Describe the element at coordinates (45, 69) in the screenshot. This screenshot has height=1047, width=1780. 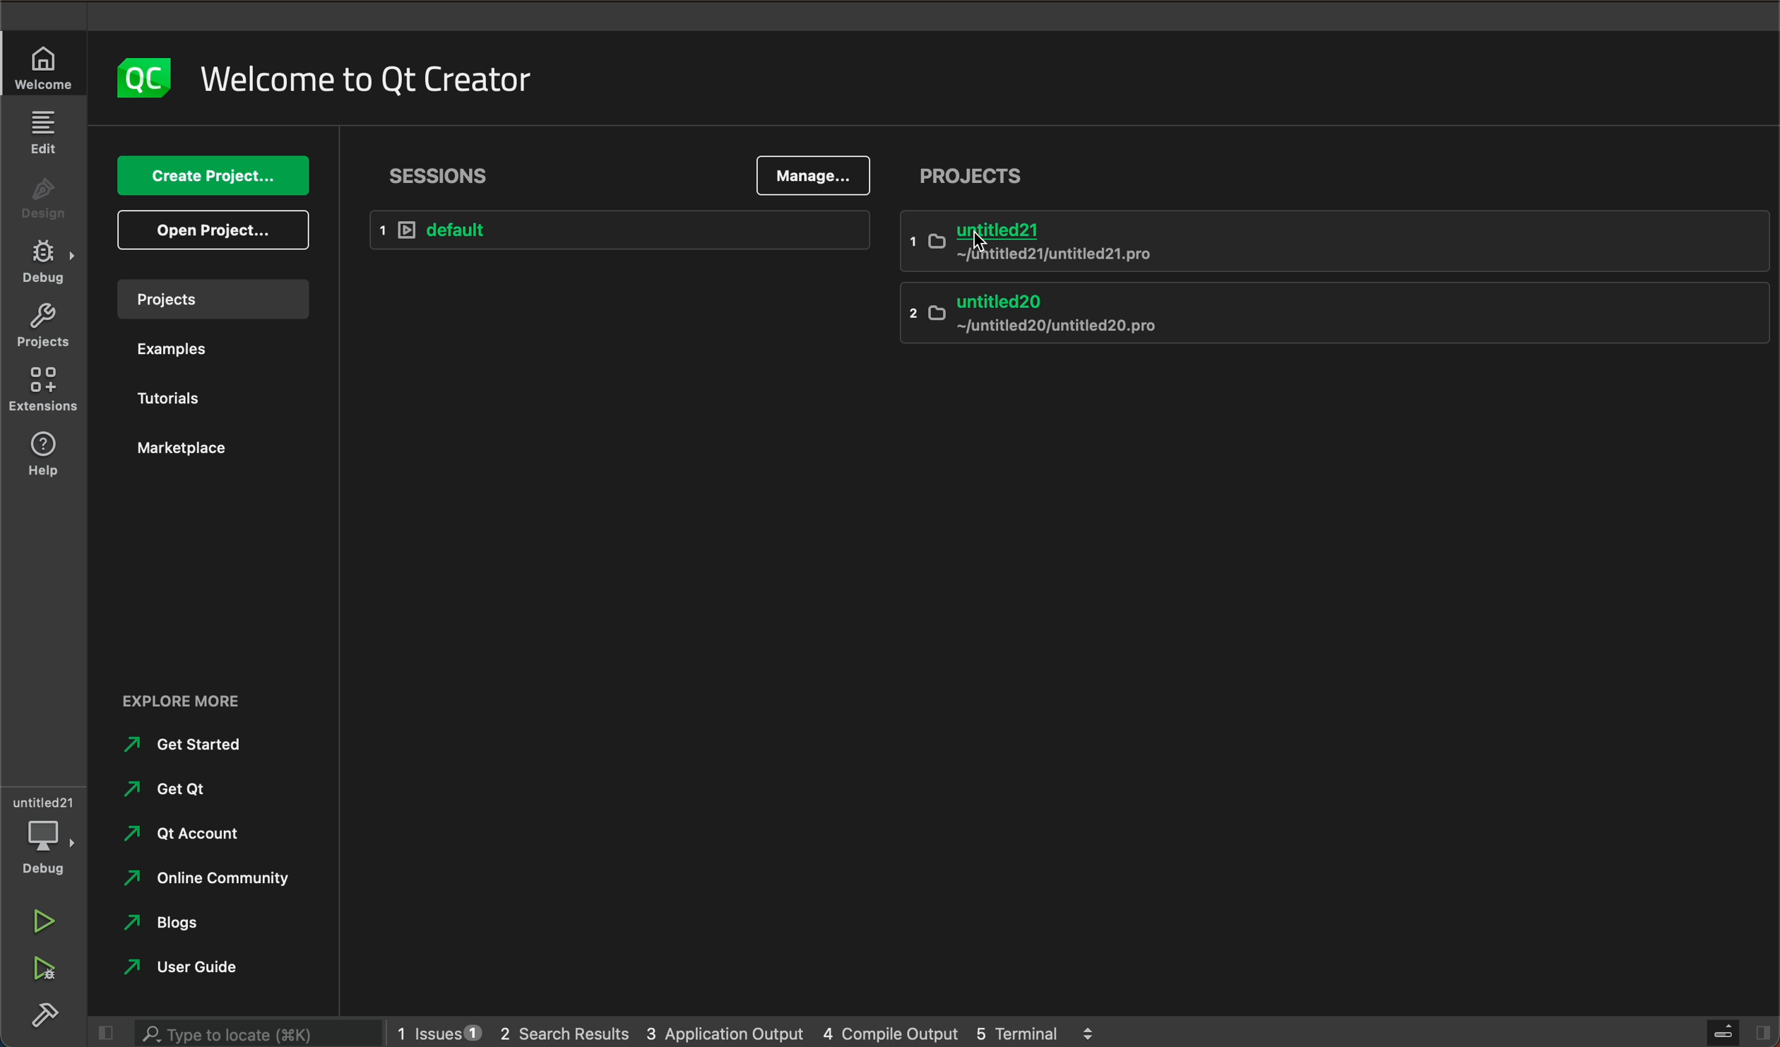
I see `welcome` at that location.